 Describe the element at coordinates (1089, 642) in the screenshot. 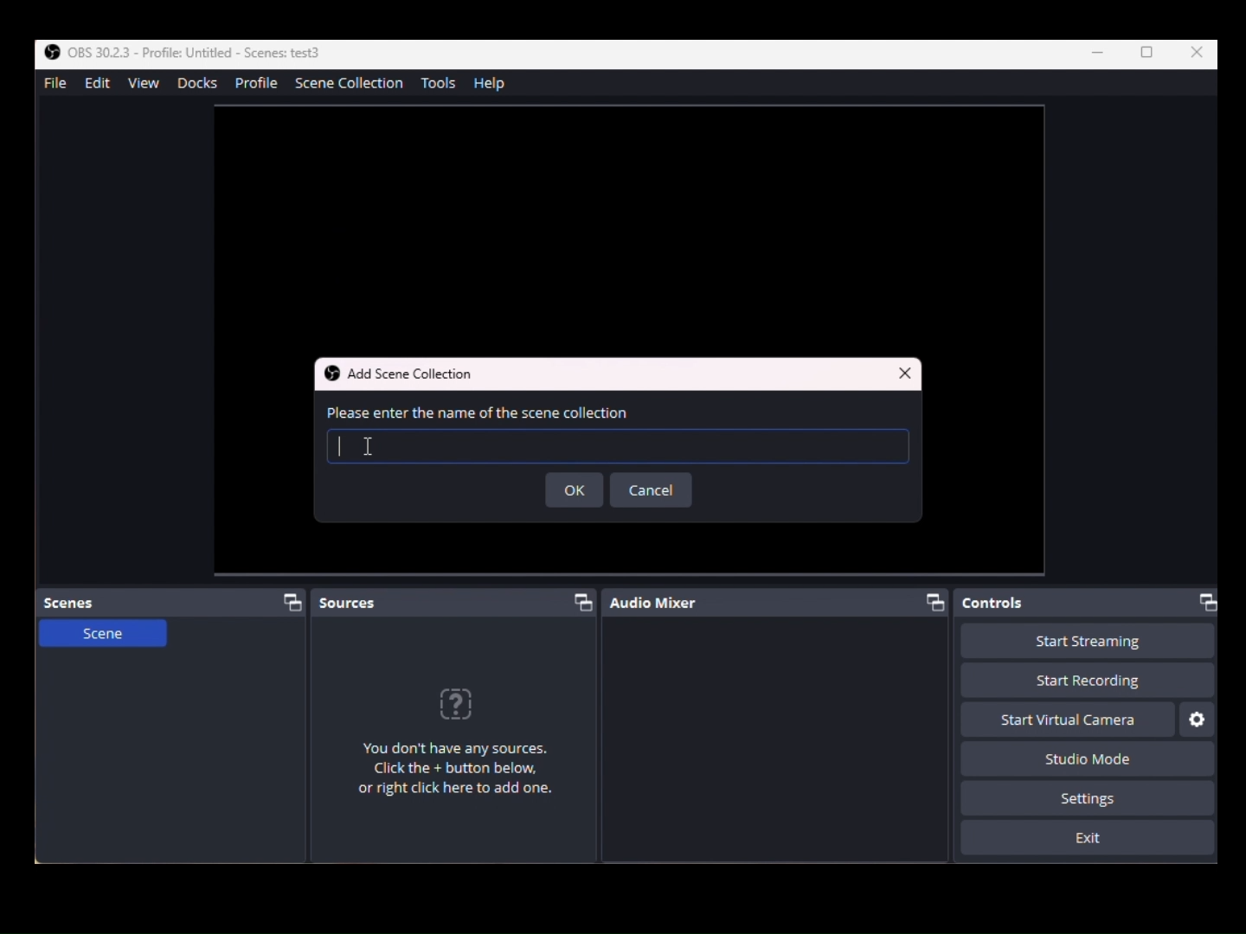

I see `Start Recording` at that location.